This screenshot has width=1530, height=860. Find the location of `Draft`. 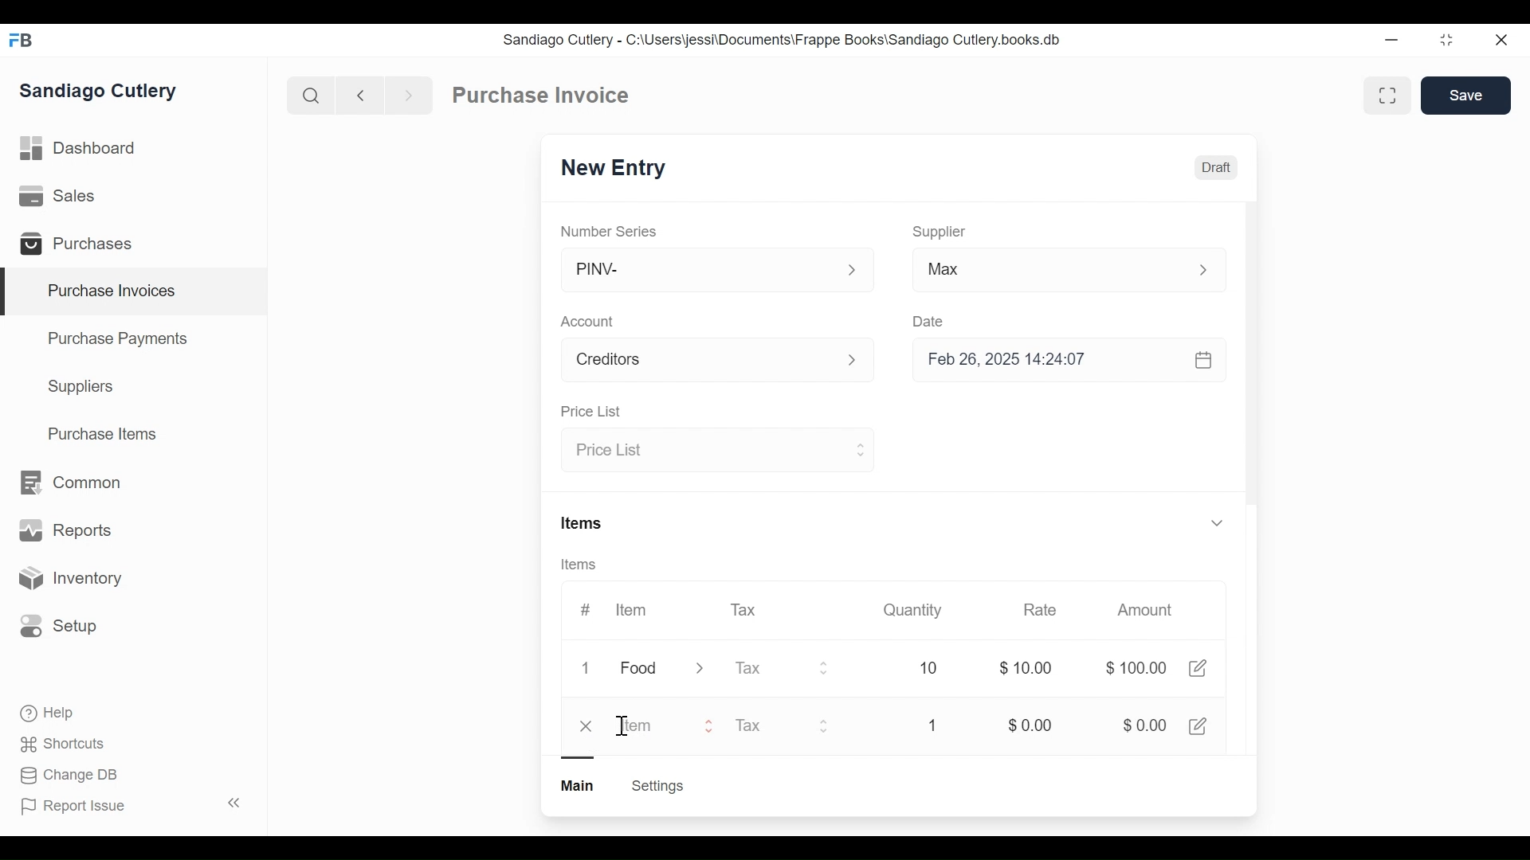

Draft is located at coordinates (1217, 170).